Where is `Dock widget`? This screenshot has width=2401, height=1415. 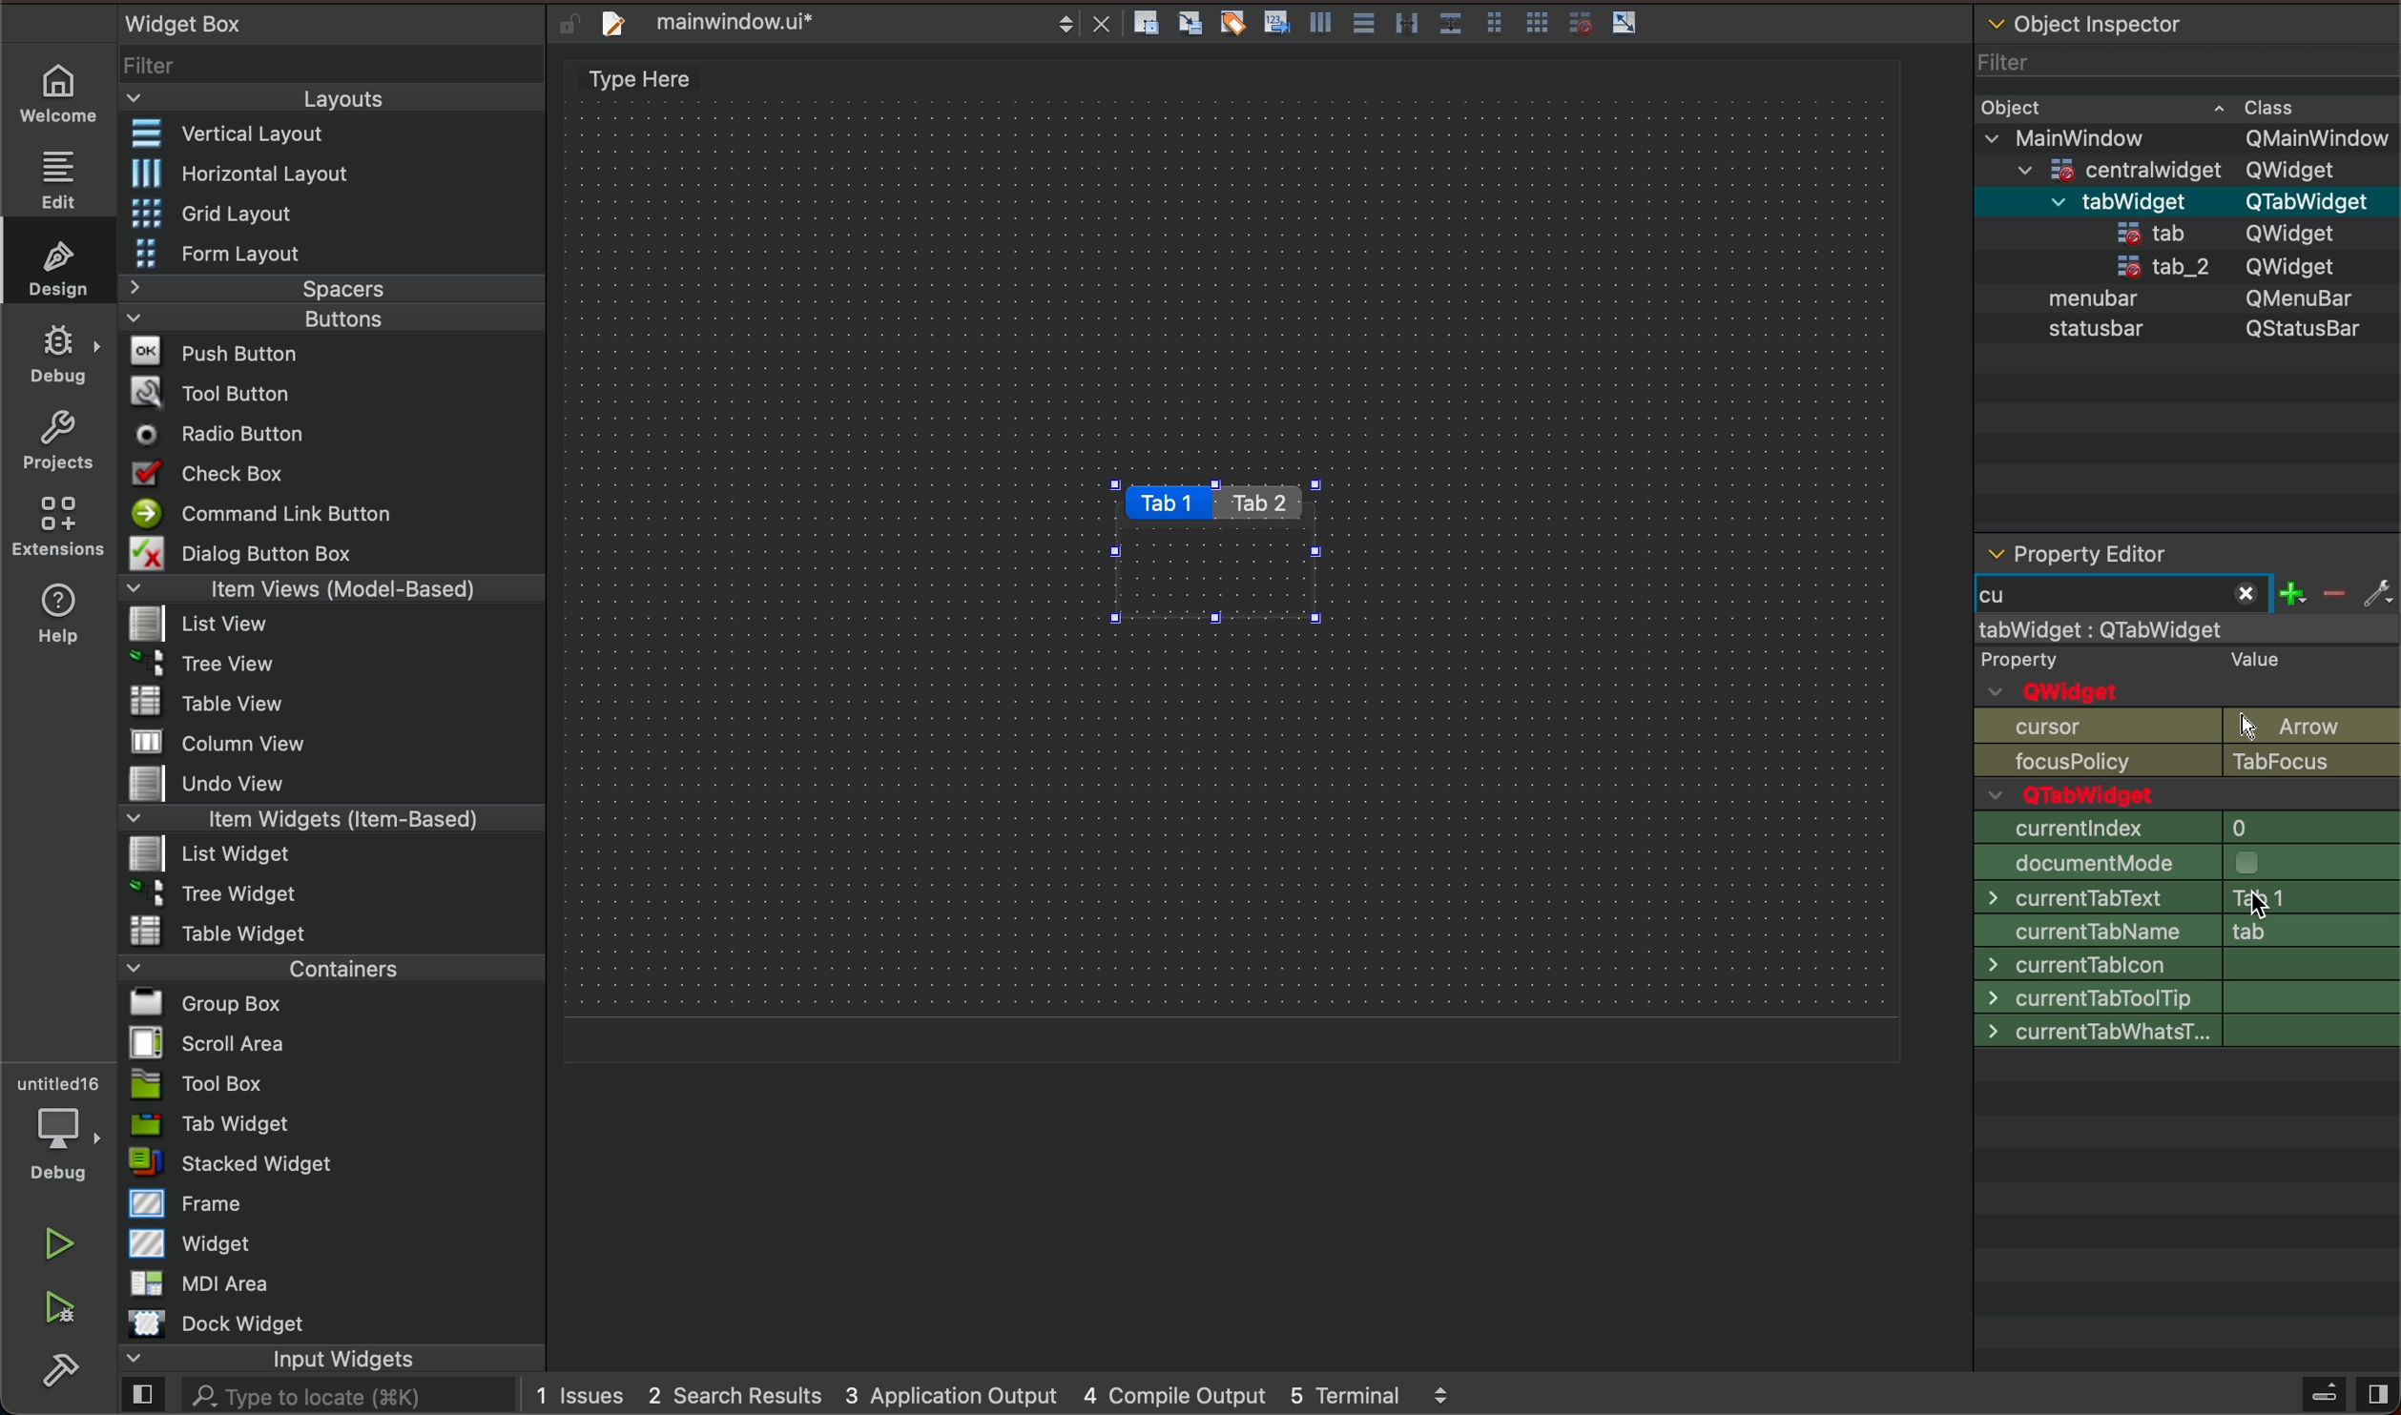 Dock widget is located at coordinates (245, 1323).